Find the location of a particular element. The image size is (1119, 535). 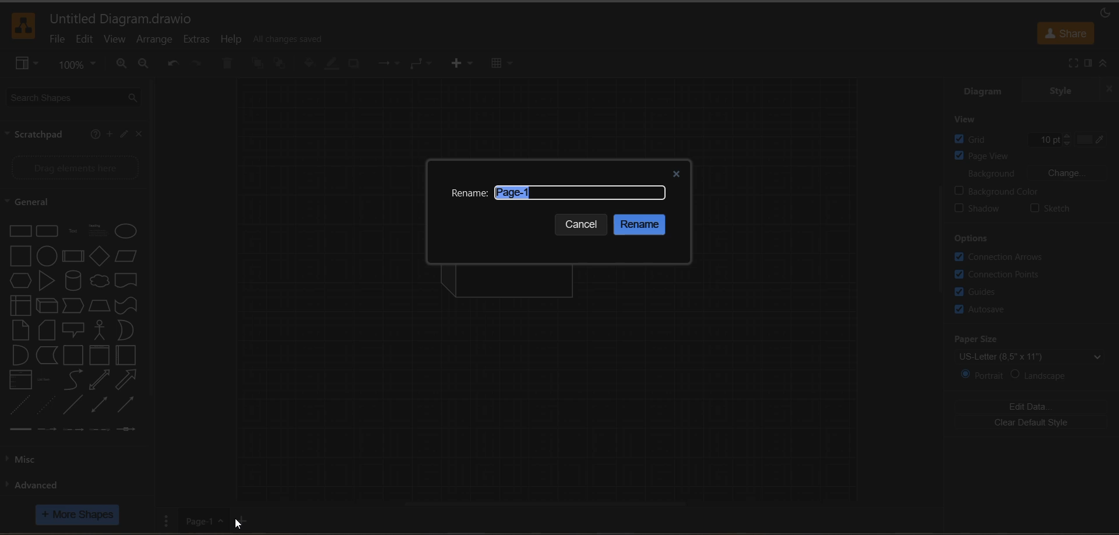

horizontal scroll bar is located at coordinates (548, 503).